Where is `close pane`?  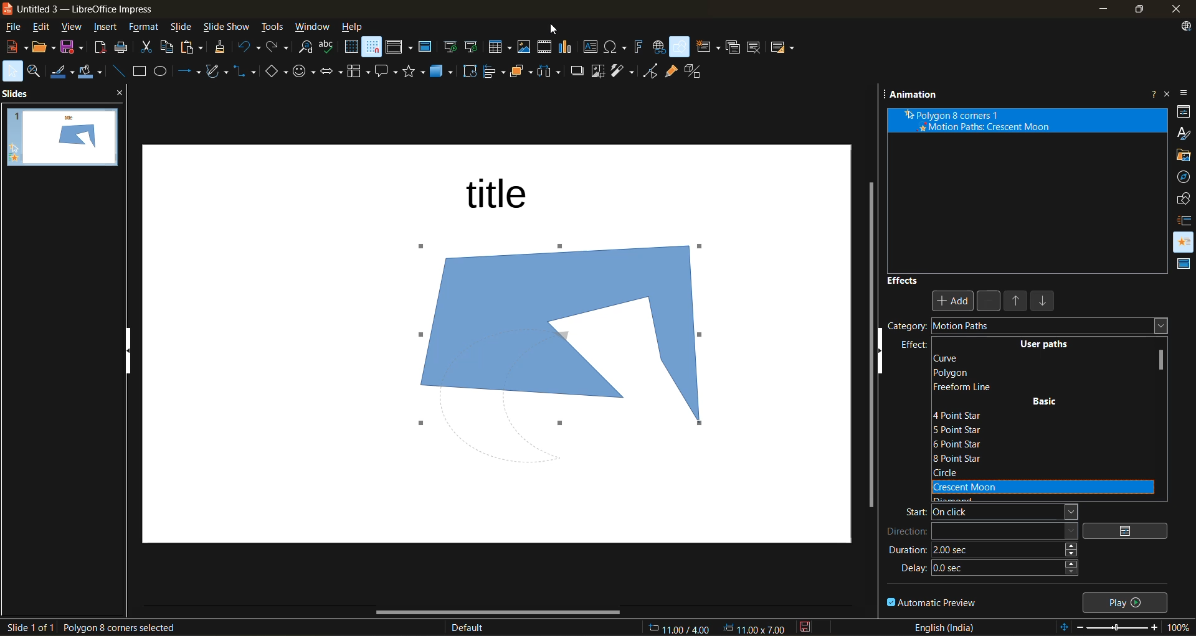
close pane is located at coordinates (124, 95).